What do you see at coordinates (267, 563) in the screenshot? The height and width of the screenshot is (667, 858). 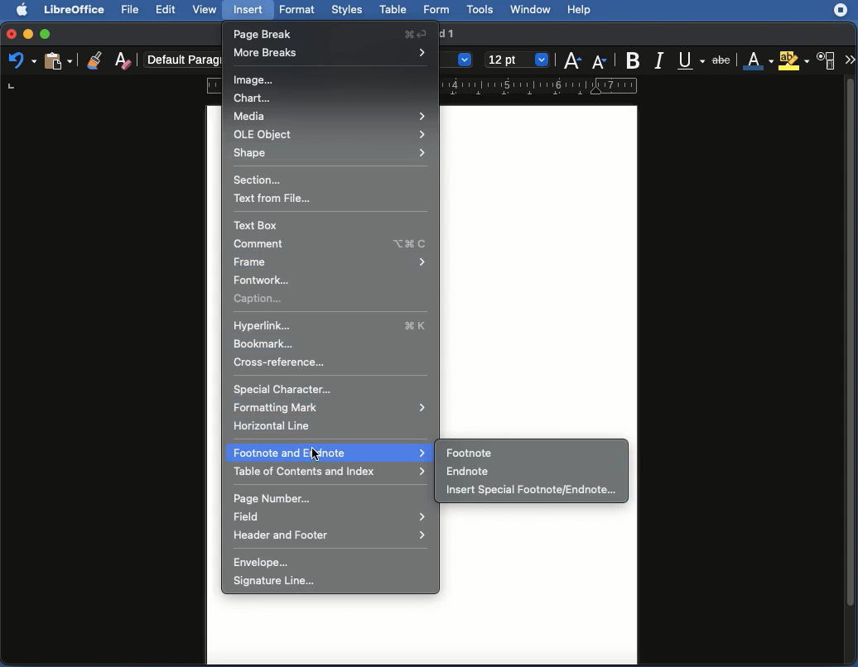 I see `Envelope ` at bounding box center [267, 563].